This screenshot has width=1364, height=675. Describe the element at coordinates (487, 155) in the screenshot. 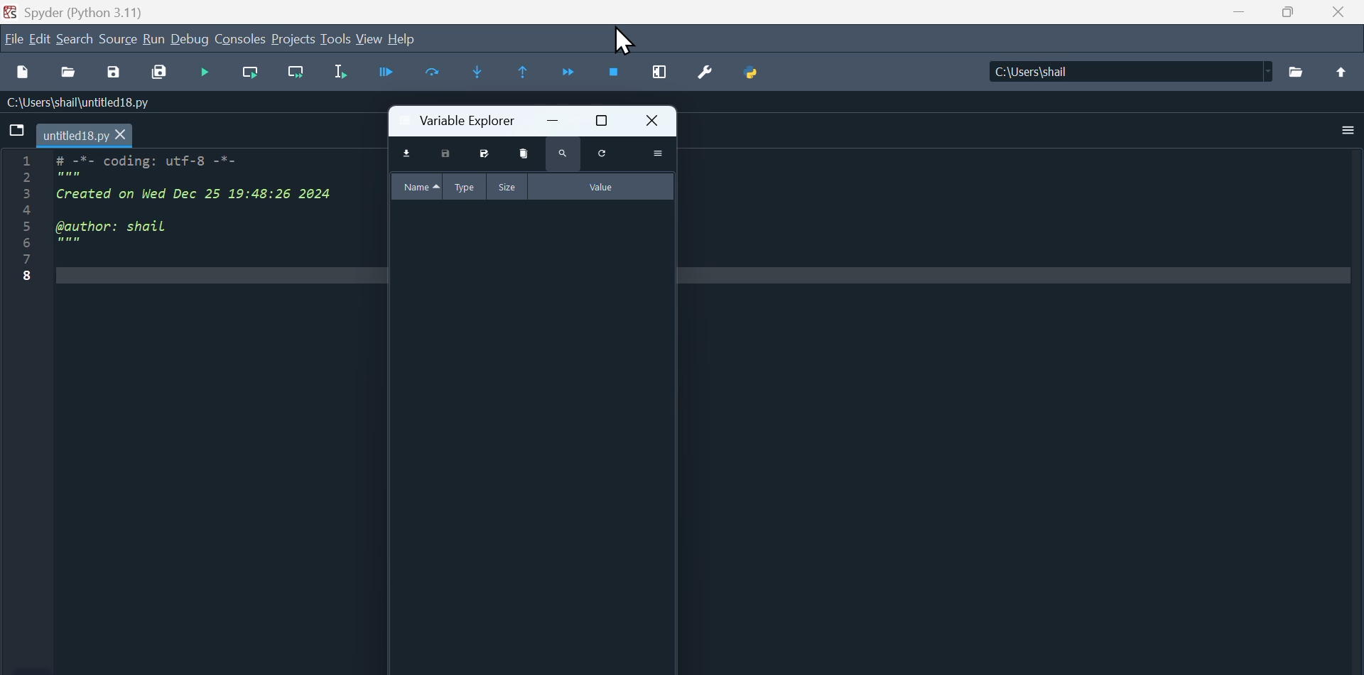

I see `save all ` at that location.